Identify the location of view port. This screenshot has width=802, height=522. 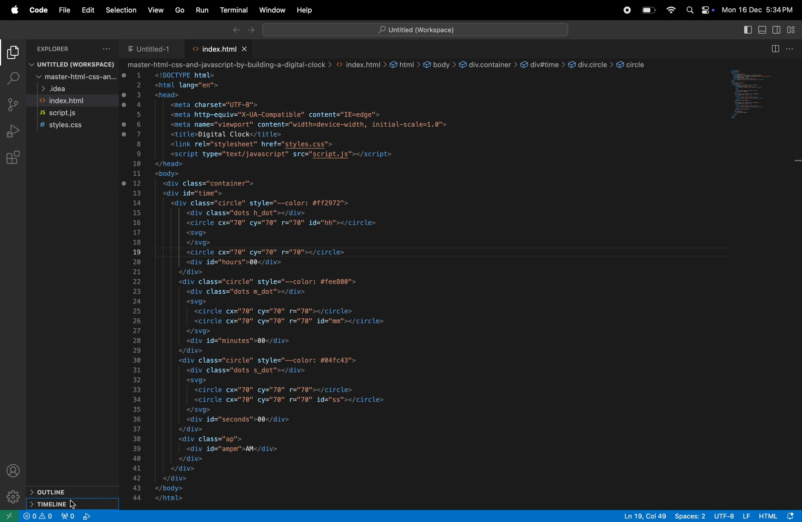
(76, 516).